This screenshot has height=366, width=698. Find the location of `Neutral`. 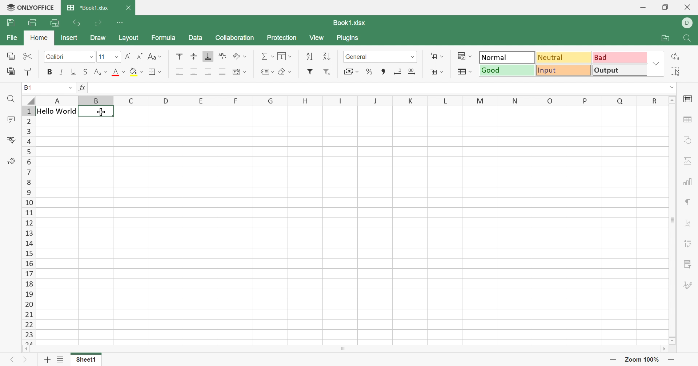

Neutral is located at coordinates (563, 57).